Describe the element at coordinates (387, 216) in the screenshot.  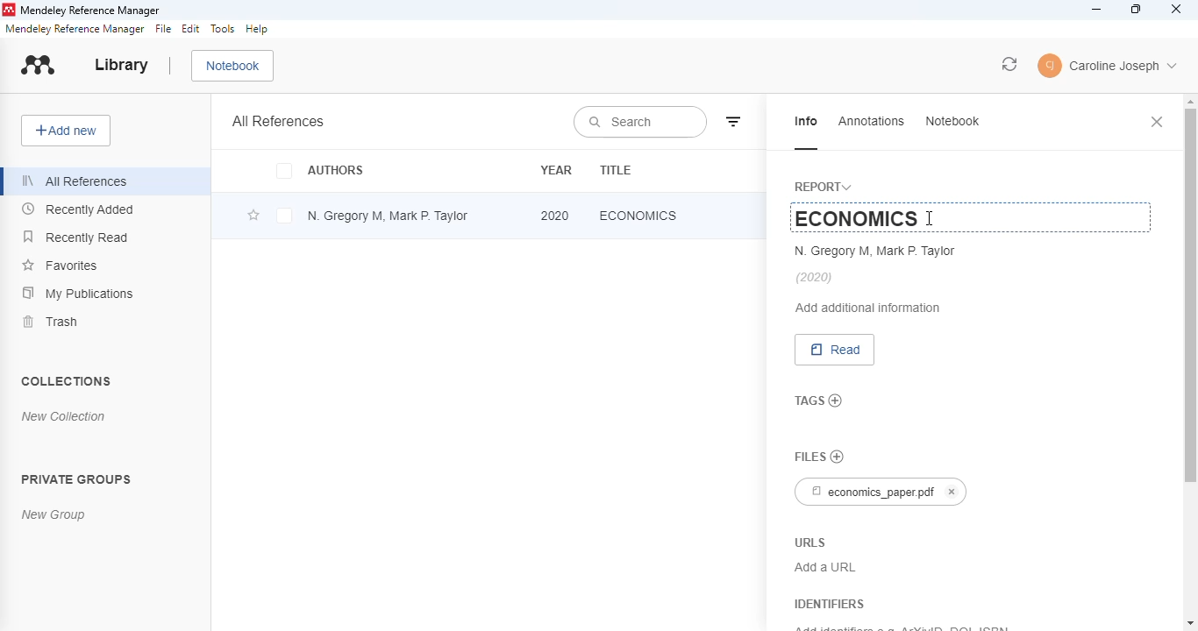
I see `N. Gregory M, Mark P. Taylor` at that location.